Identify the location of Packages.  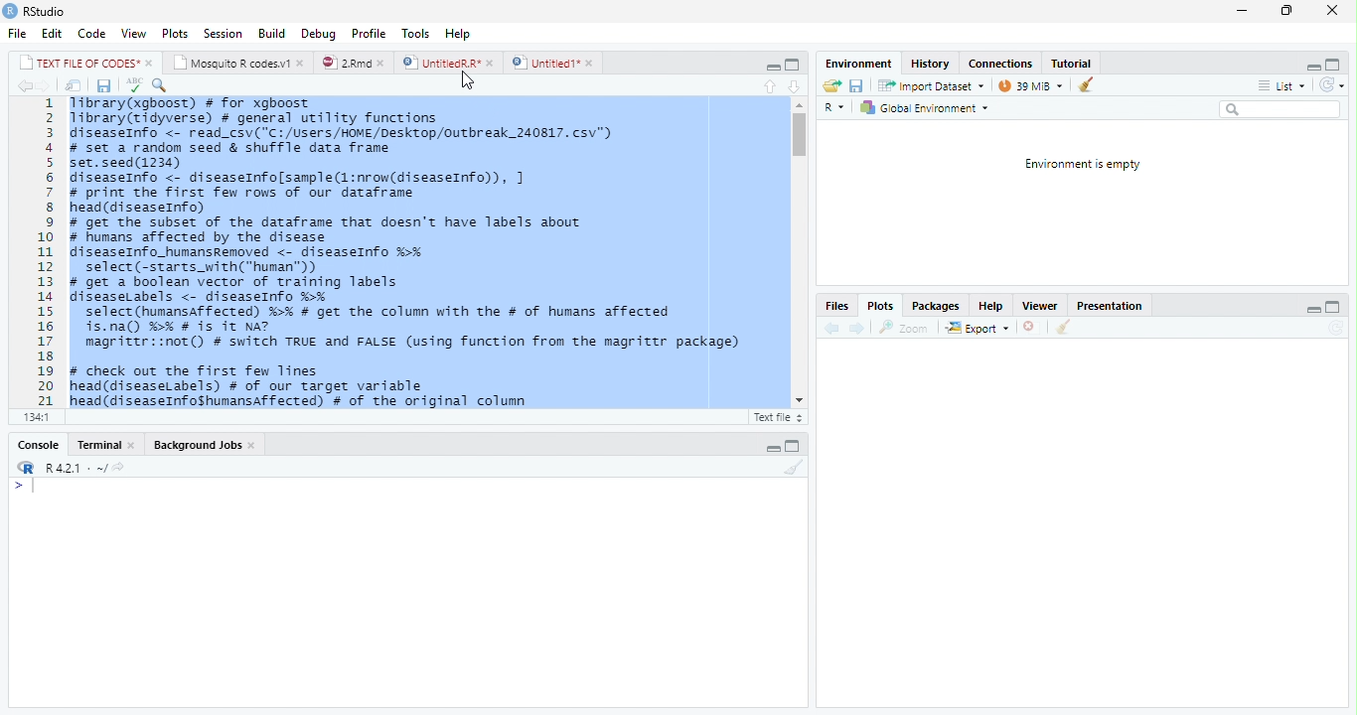
(936, 306).